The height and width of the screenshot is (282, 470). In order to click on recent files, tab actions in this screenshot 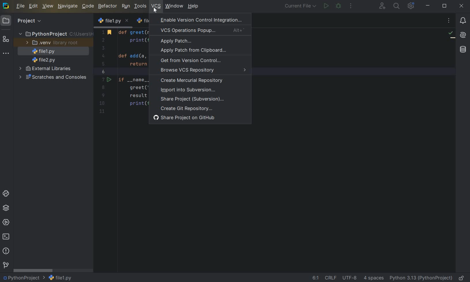, I will do `click(449, 21)`.